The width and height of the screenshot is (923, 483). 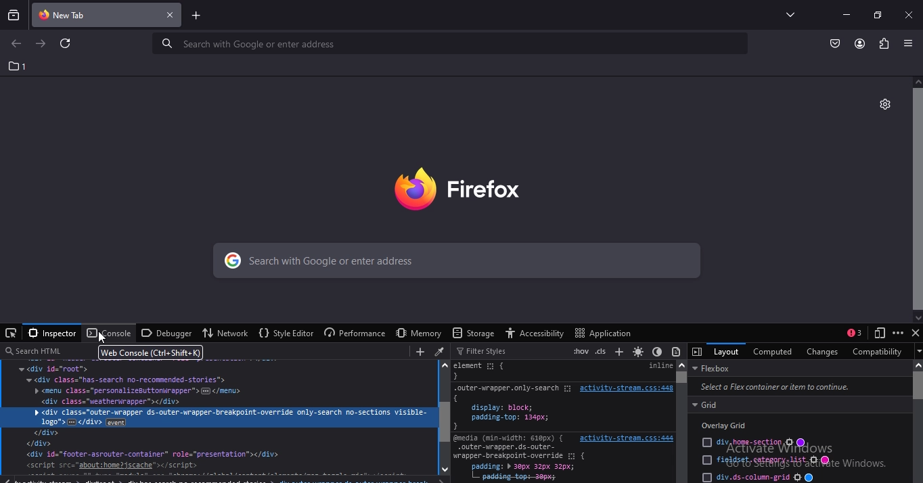 What do you see at coordinates (151, 352) in the screenshot?
I see `web console (ctrl+shift+k)` at bounding box center [151, 352].